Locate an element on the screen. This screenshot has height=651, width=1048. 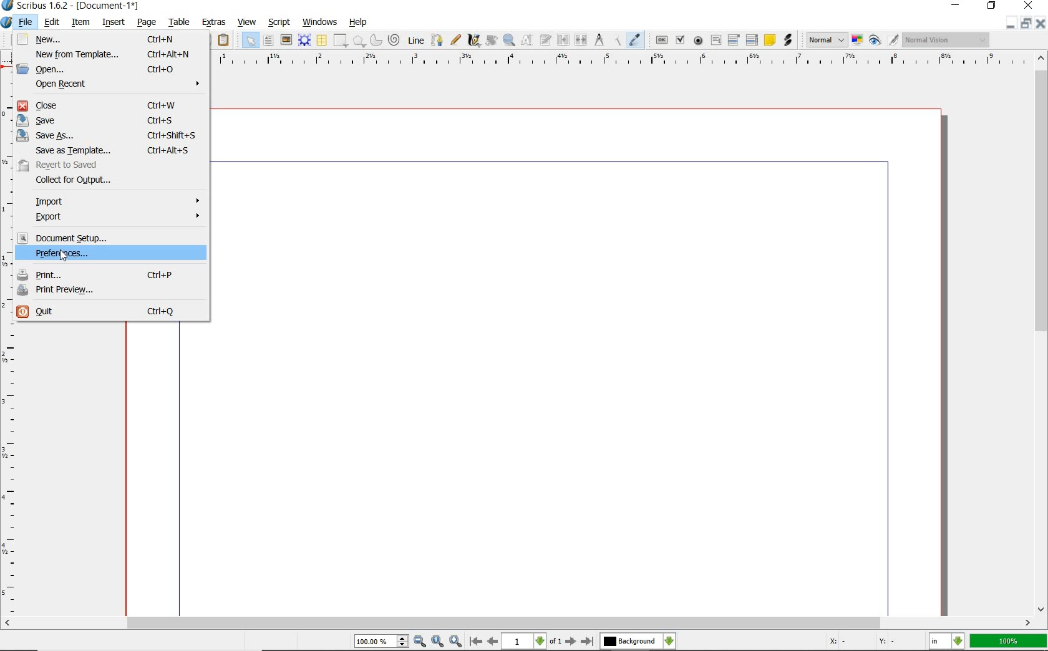
zoom factor is located at coordinates (1009, 642).